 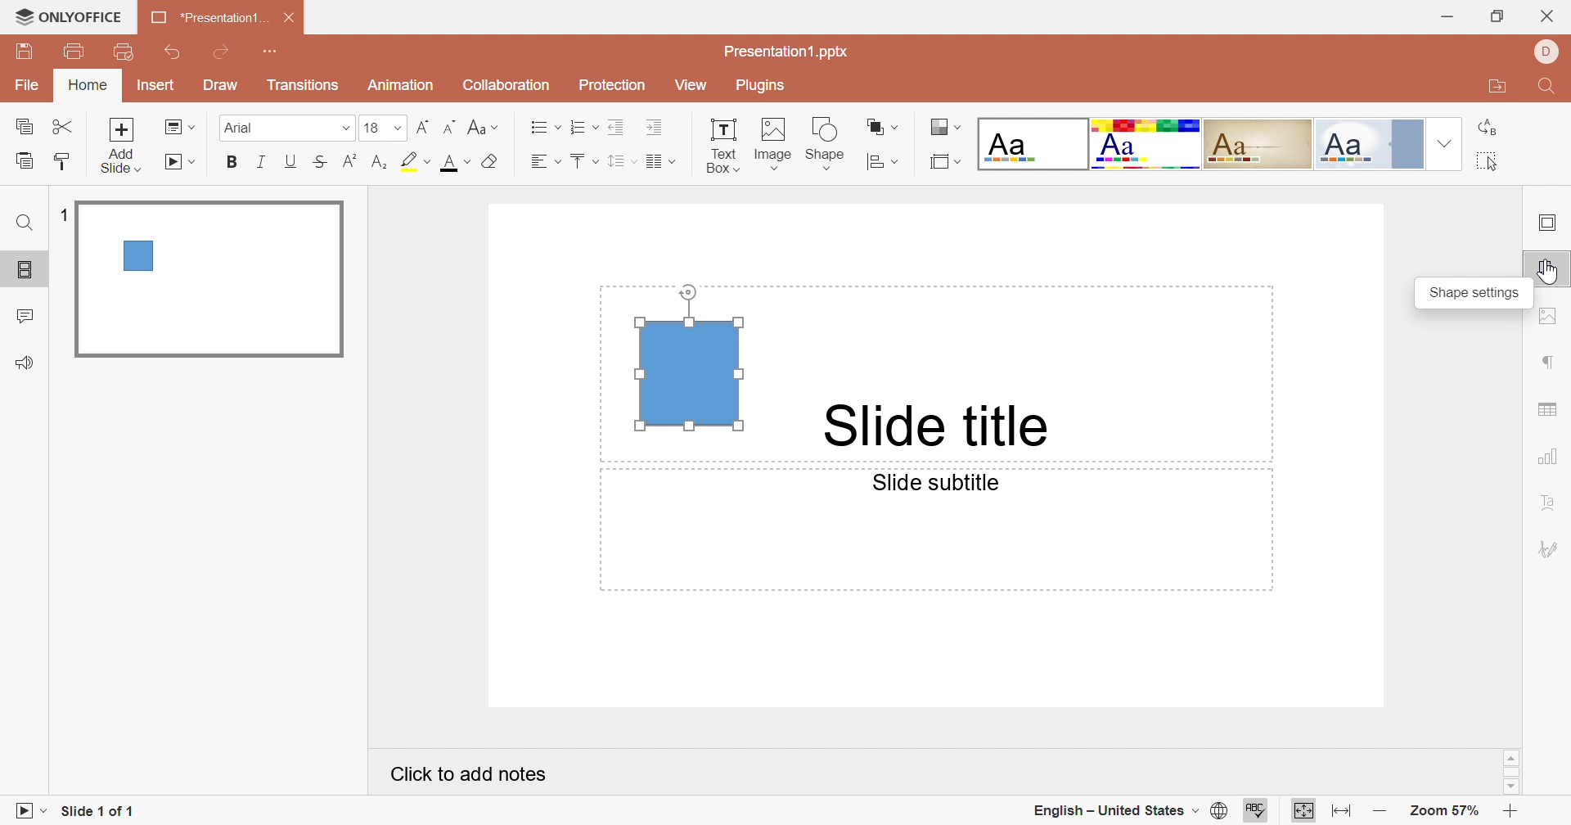 I want to click on Cut, so click(x=65, y=128).